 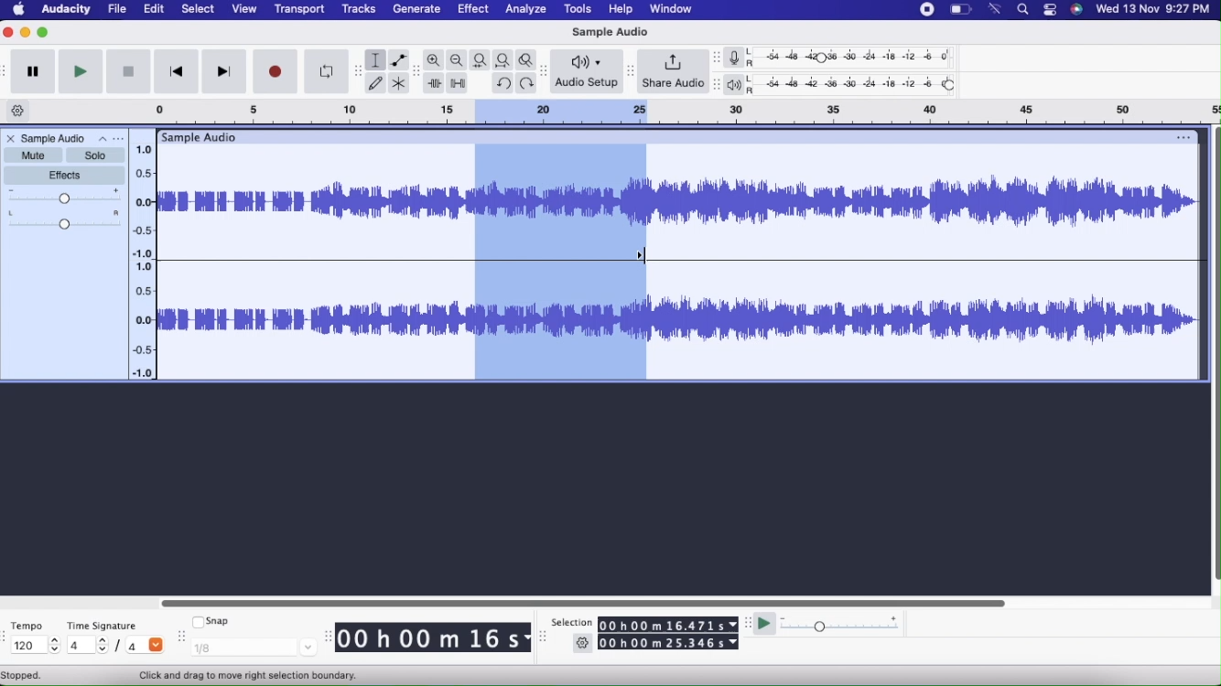 I want to click on Playback speed, so click(x=842, y=626).